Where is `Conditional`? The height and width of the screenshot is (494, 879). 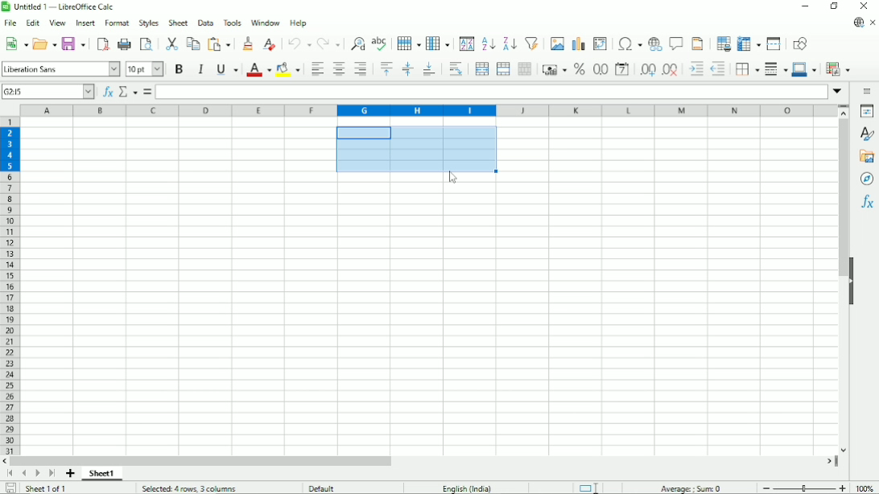 Conditional is located at coordinates (839, 68).